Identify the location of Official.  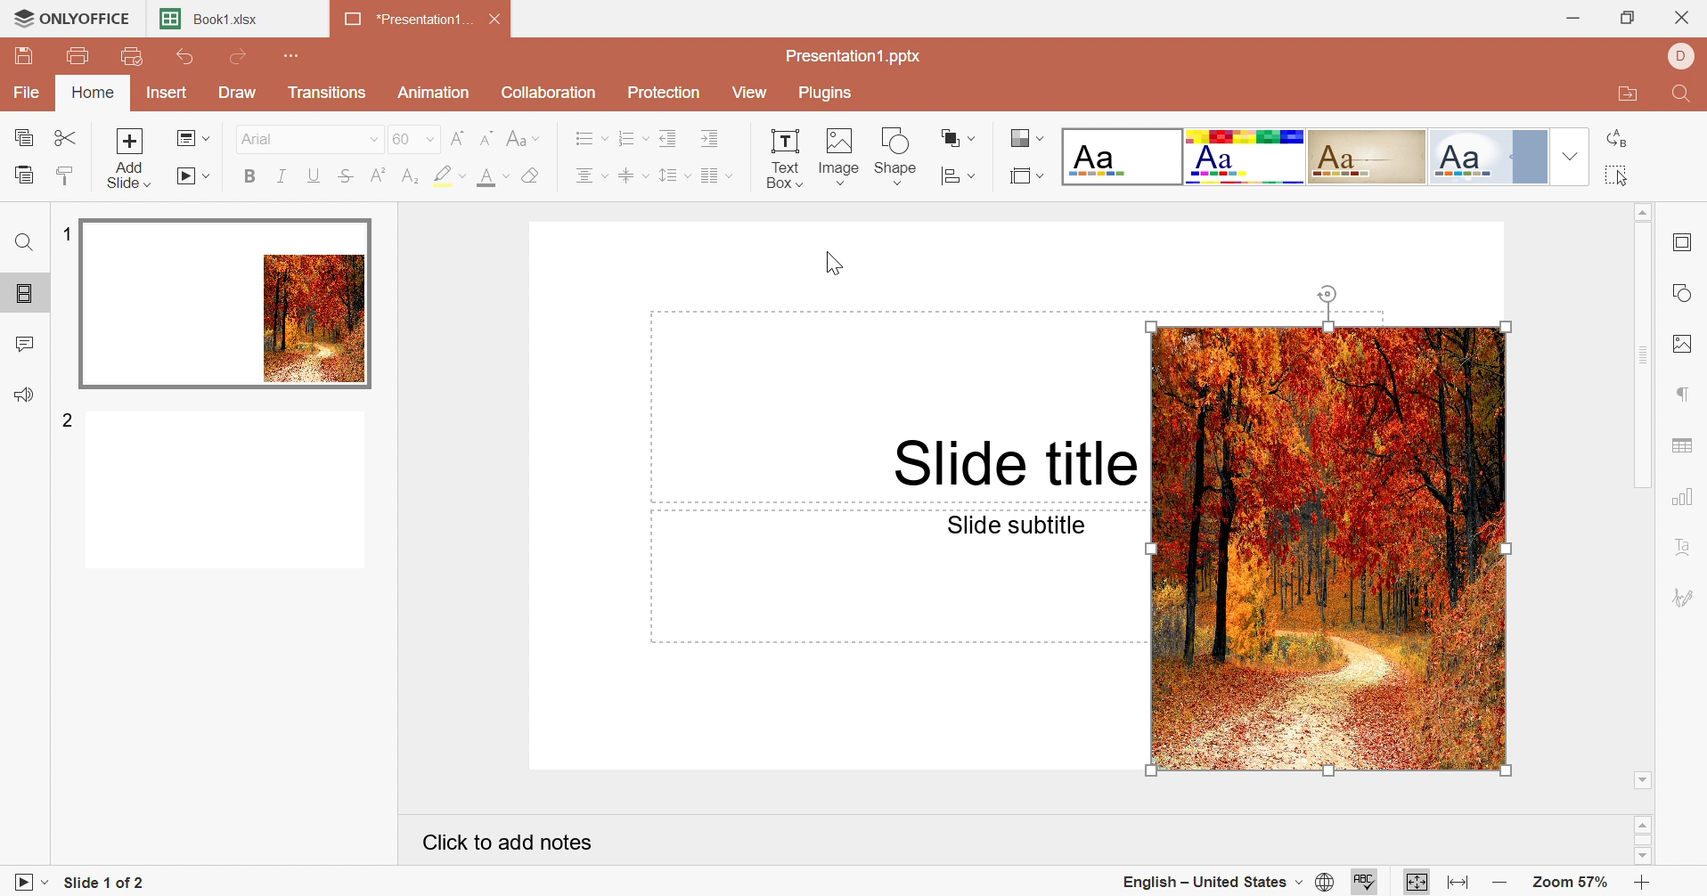
(1488, 157).